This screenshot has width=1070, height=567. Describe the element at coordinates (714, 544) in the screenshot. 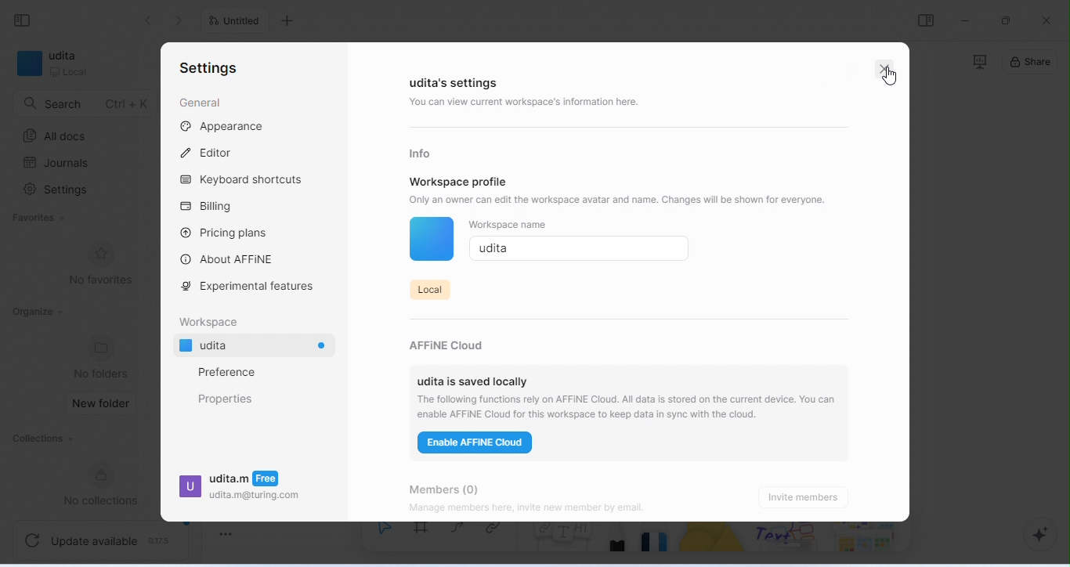

I see `shape` at that location.